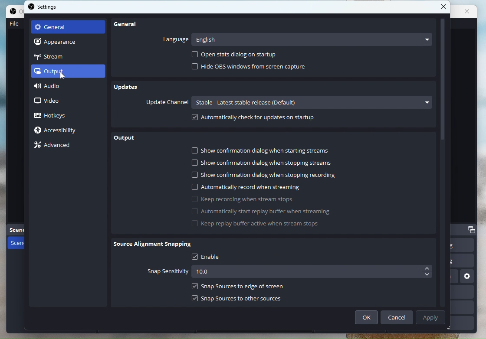 This screenshot has height=339, width=486. What do you see at coordinates (125, 25) in the screenshot?
I see `General` at bounding box center [125, 25].